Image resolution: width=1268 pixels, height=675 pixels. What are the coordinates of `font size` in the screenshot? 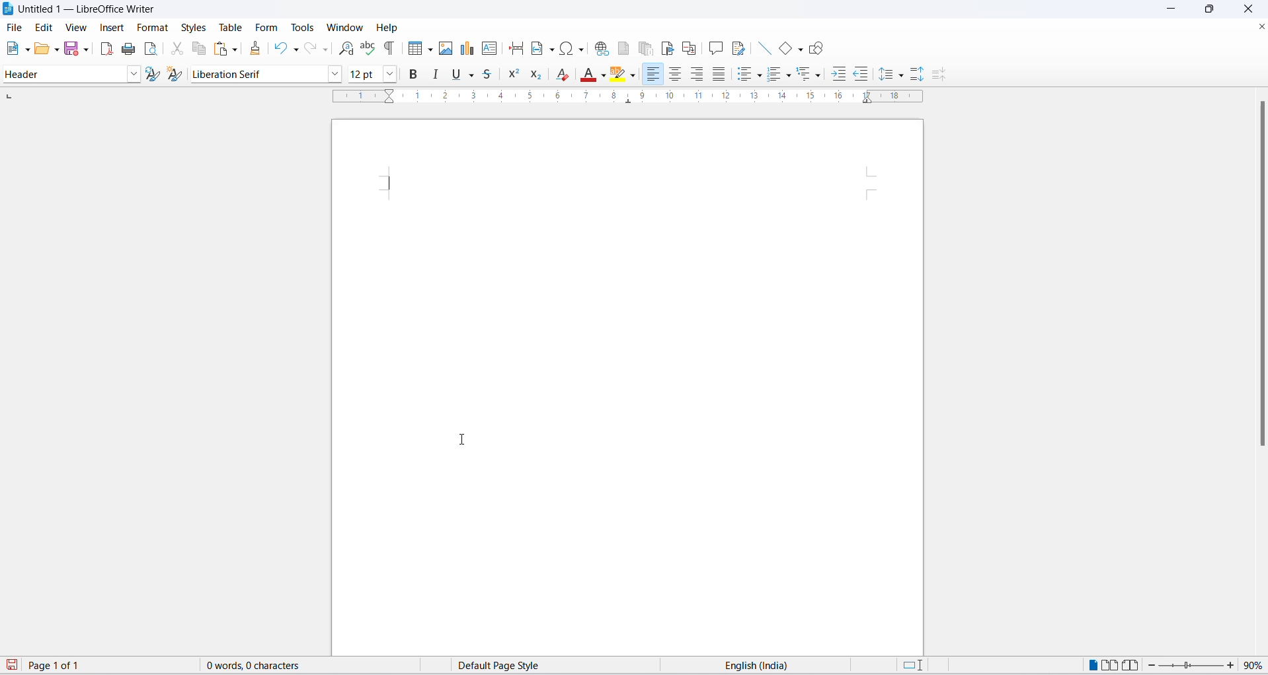 It's located at (365, 73).